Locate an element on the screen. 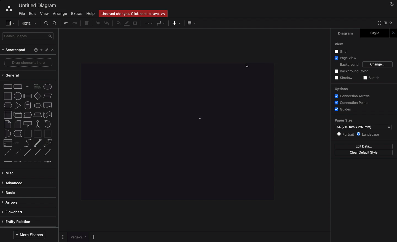 This screenshot has height=242, width=397. Paper size is located at coordinates (361, 120).